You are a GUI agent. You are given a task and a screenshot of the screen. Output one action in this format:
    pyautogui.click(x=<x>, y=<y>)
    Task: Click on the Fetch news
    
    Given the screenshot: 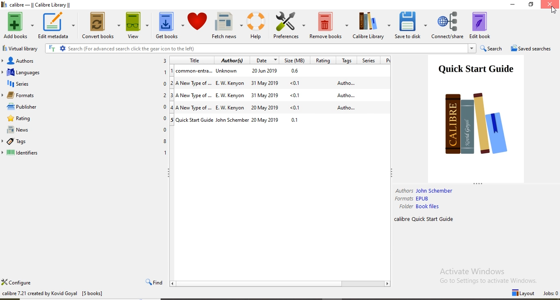 What is the action you would take?
    pyautogui.click(x=228, y=26)
    